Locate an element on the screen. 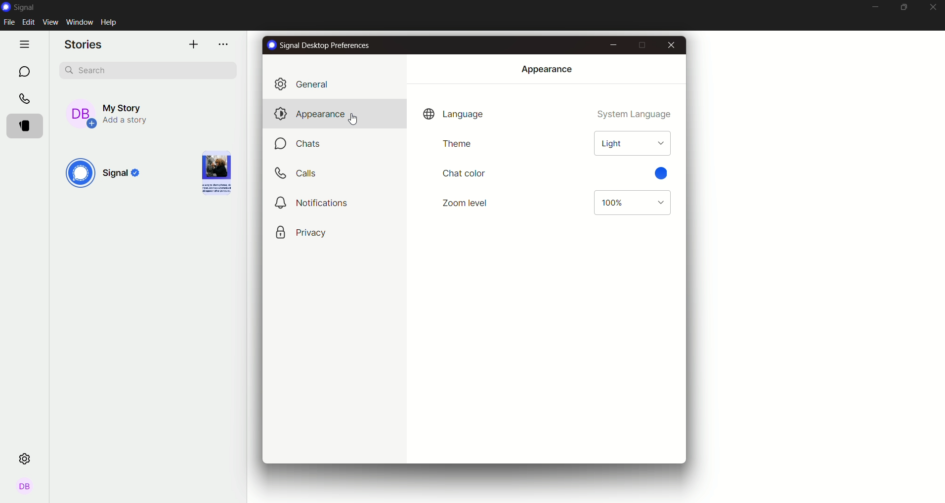 The height and width of the screenshot is (503, 945). my story is located at coordinates (119, 111).